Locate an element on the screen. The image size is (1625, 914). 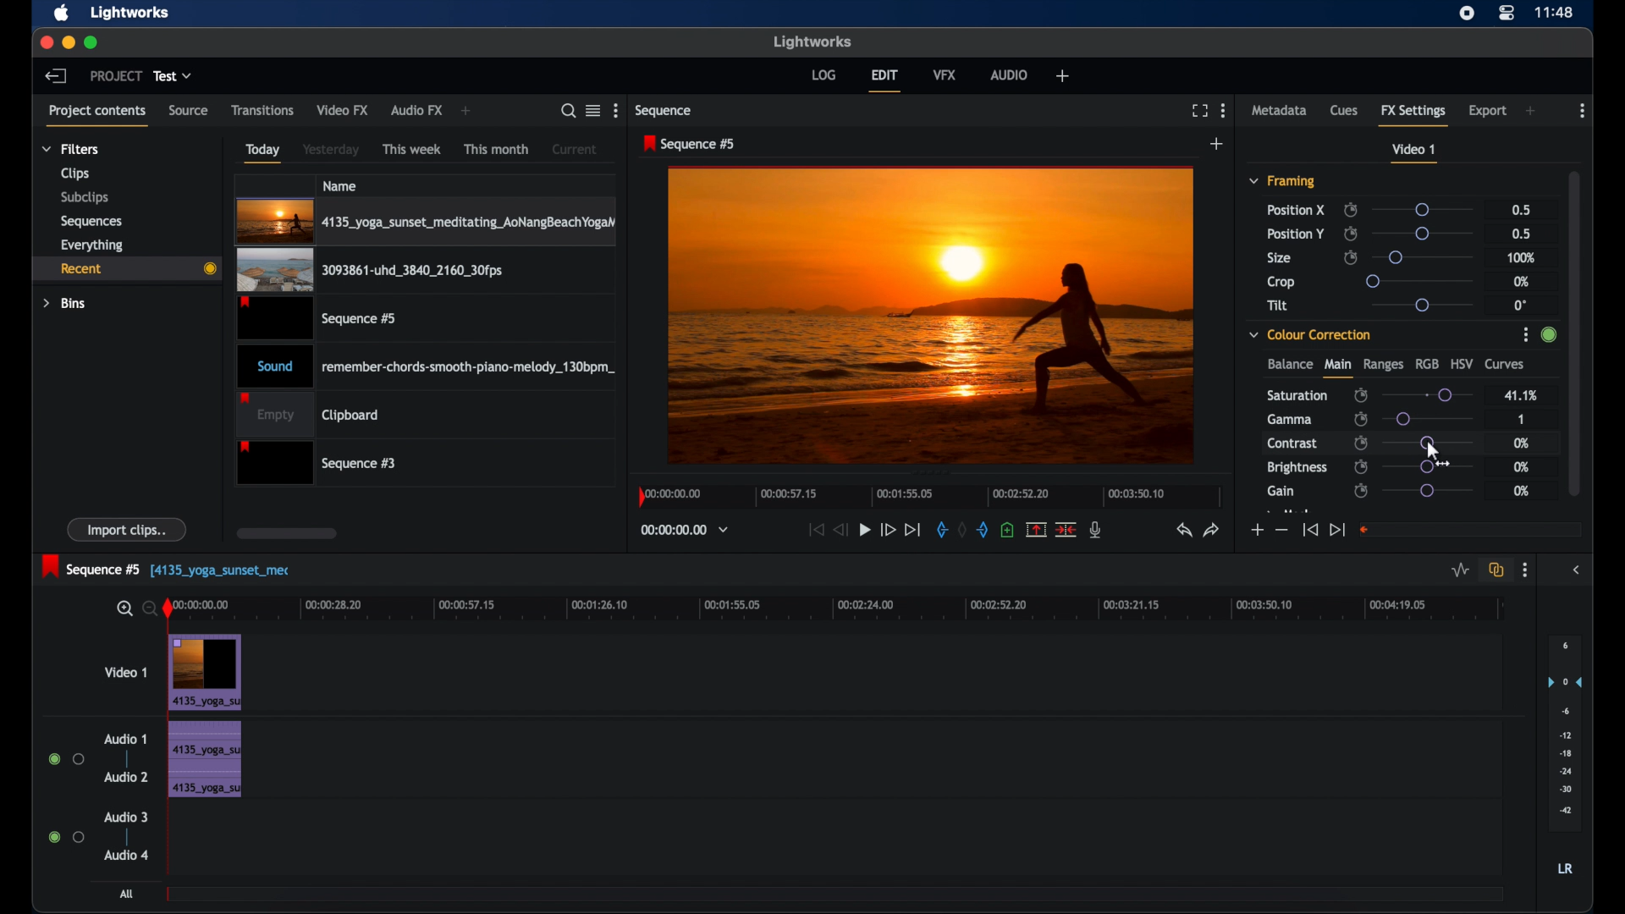
slider is located at coordinates (1428, 466).